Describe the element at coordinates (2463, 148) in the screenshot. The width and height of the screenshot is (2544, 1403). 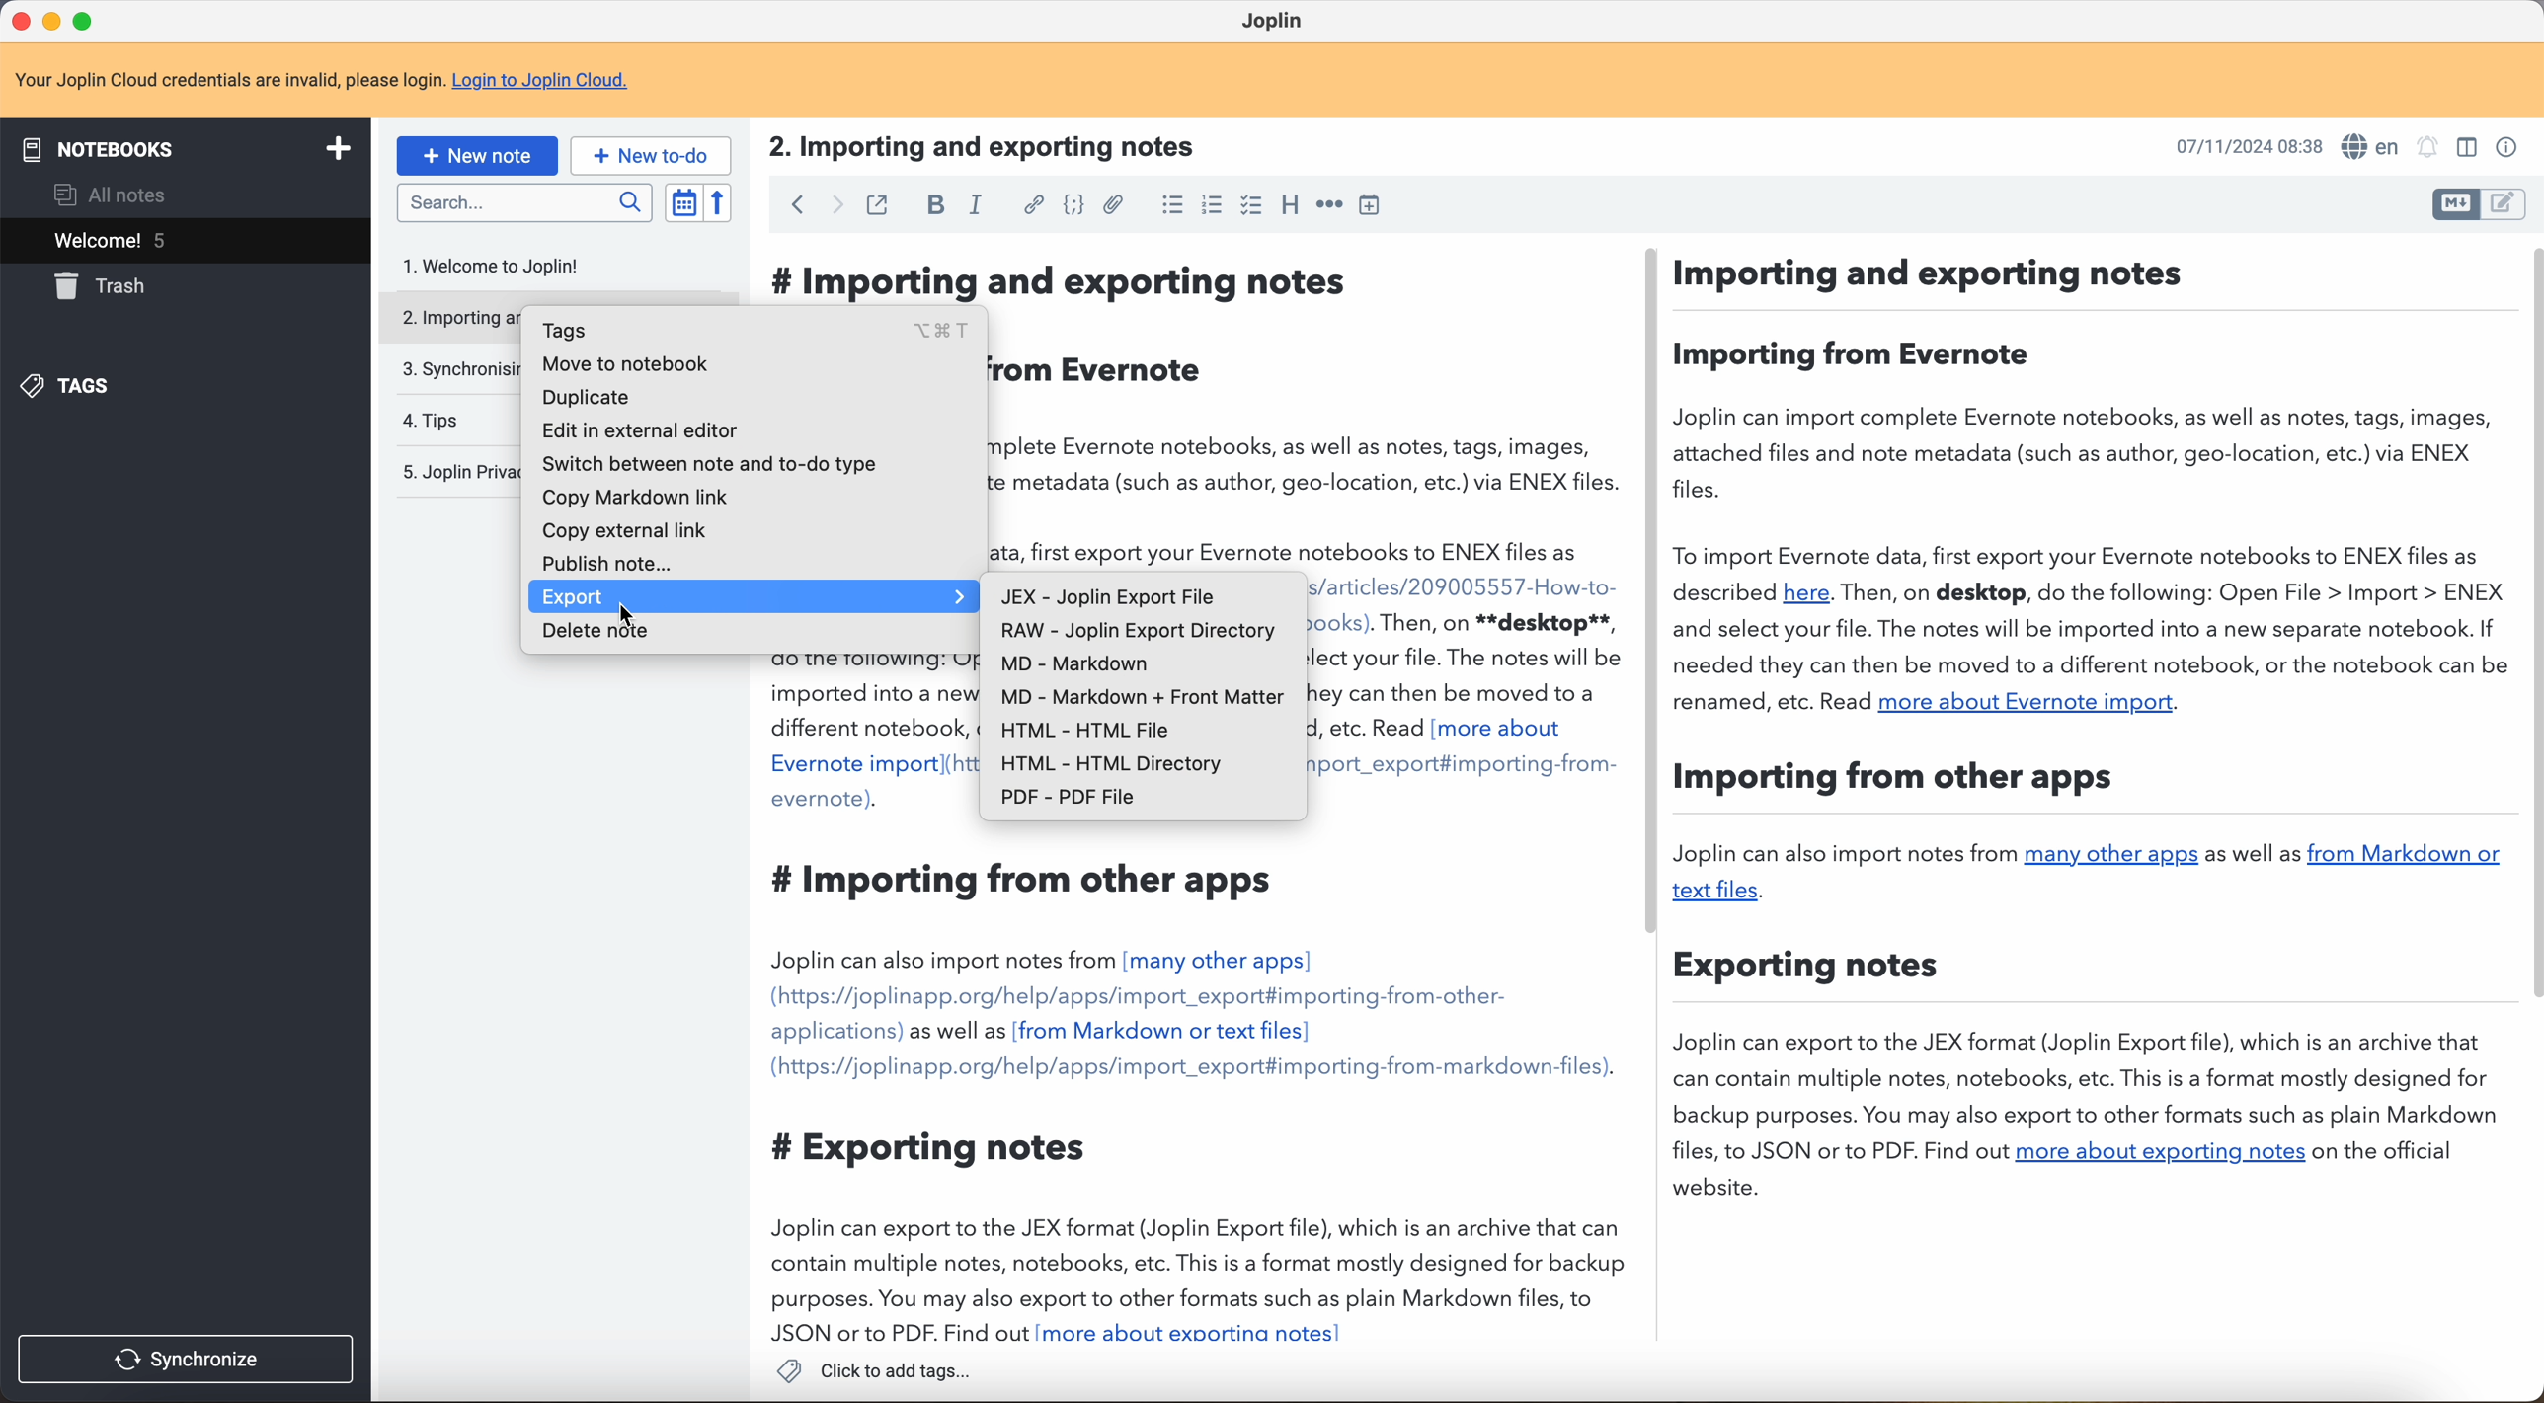
I see `toggle editor layout` at that location.